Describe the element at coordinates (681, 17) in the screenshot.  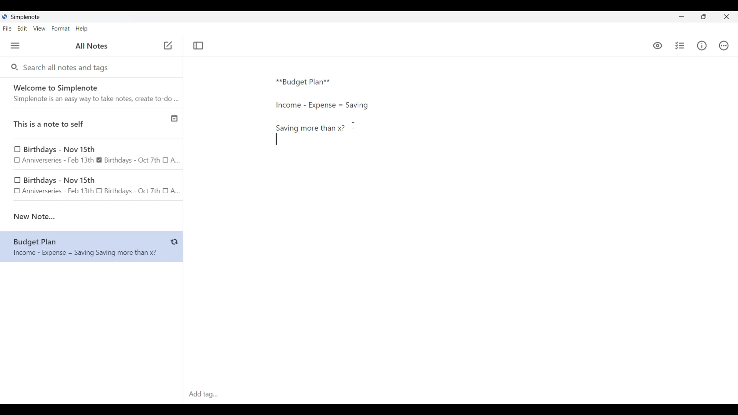
I see `Minimize` at that location.